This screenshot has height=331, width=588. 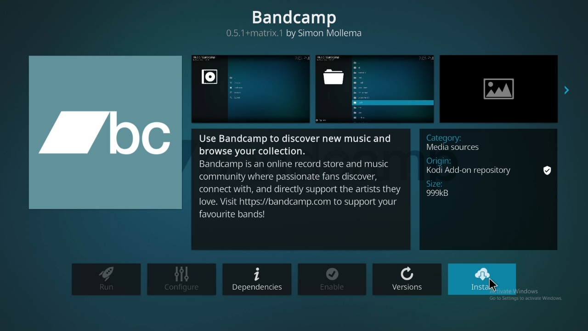 I want to click on versions, so click(x=408, y=277).